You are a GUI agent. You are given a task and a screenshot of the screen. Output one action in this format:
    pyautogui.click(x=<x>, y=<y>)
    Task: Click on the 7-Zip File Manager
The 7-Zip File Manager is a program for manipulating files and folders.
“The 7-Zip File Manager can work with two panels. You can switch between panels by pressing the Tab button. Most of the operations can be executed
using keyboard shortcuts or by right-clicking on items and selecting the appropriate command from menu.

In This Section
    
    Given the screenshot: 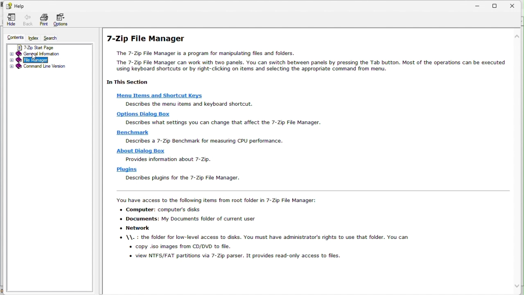 What is the action you would take?
    pyautogui.click(x=305, y=60)
    